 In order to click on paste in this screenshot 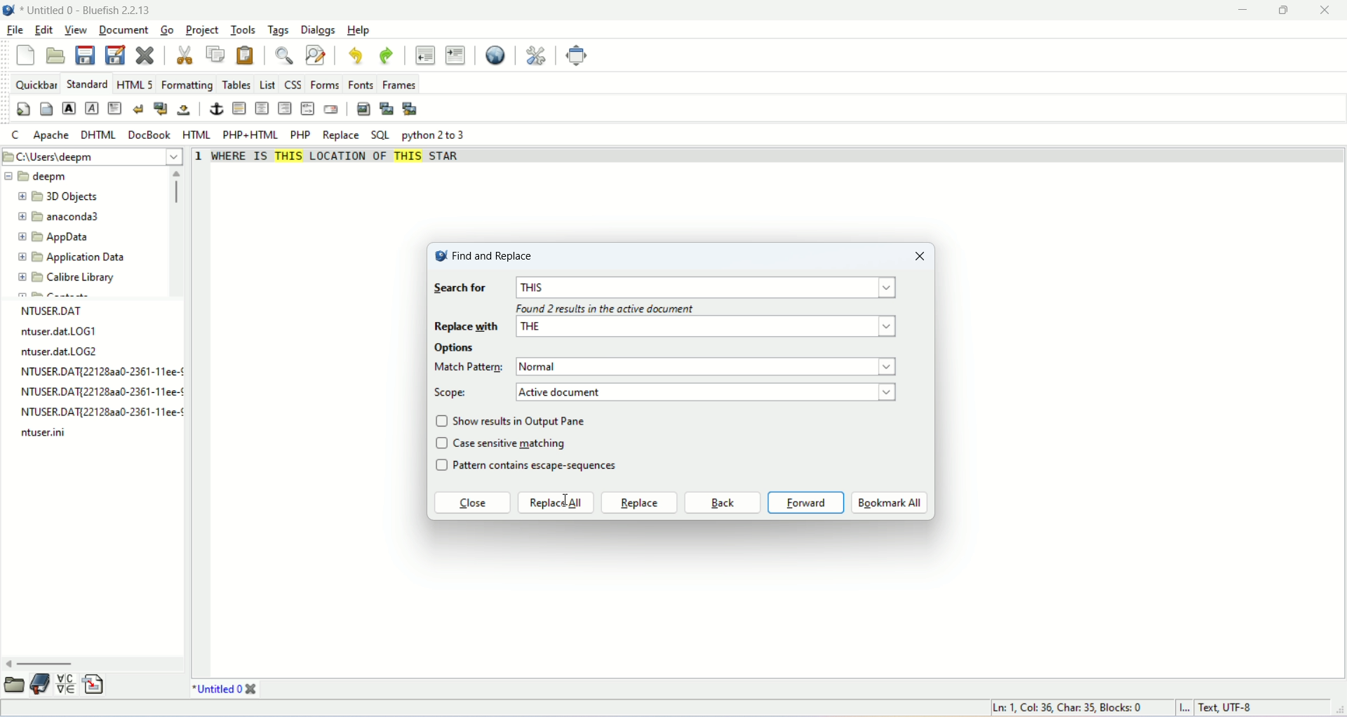, I will do `click(246, 55)`.